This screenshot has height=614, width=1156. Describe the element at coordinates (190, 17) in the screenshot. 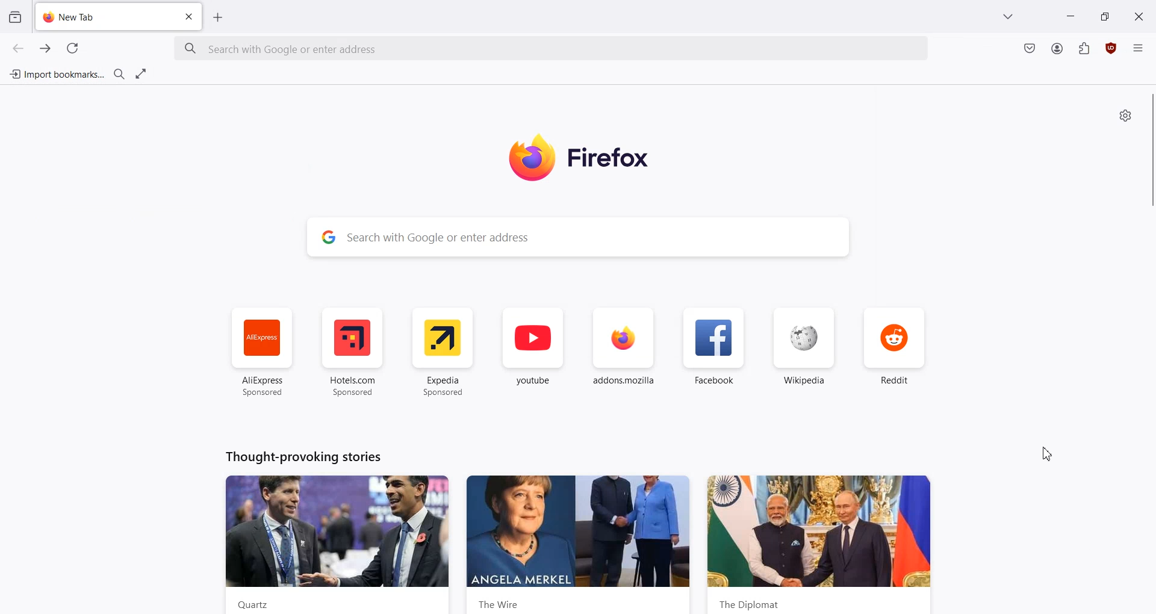

I see `Close Tab` at that location.